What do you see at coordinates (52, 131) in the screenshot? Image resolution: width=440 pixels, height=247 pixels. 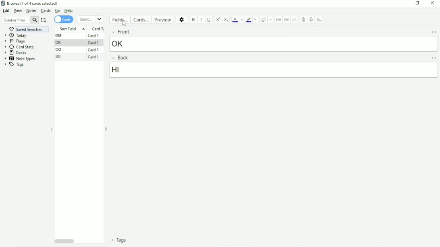 I see `Resize` at bounding box center [52, 131].